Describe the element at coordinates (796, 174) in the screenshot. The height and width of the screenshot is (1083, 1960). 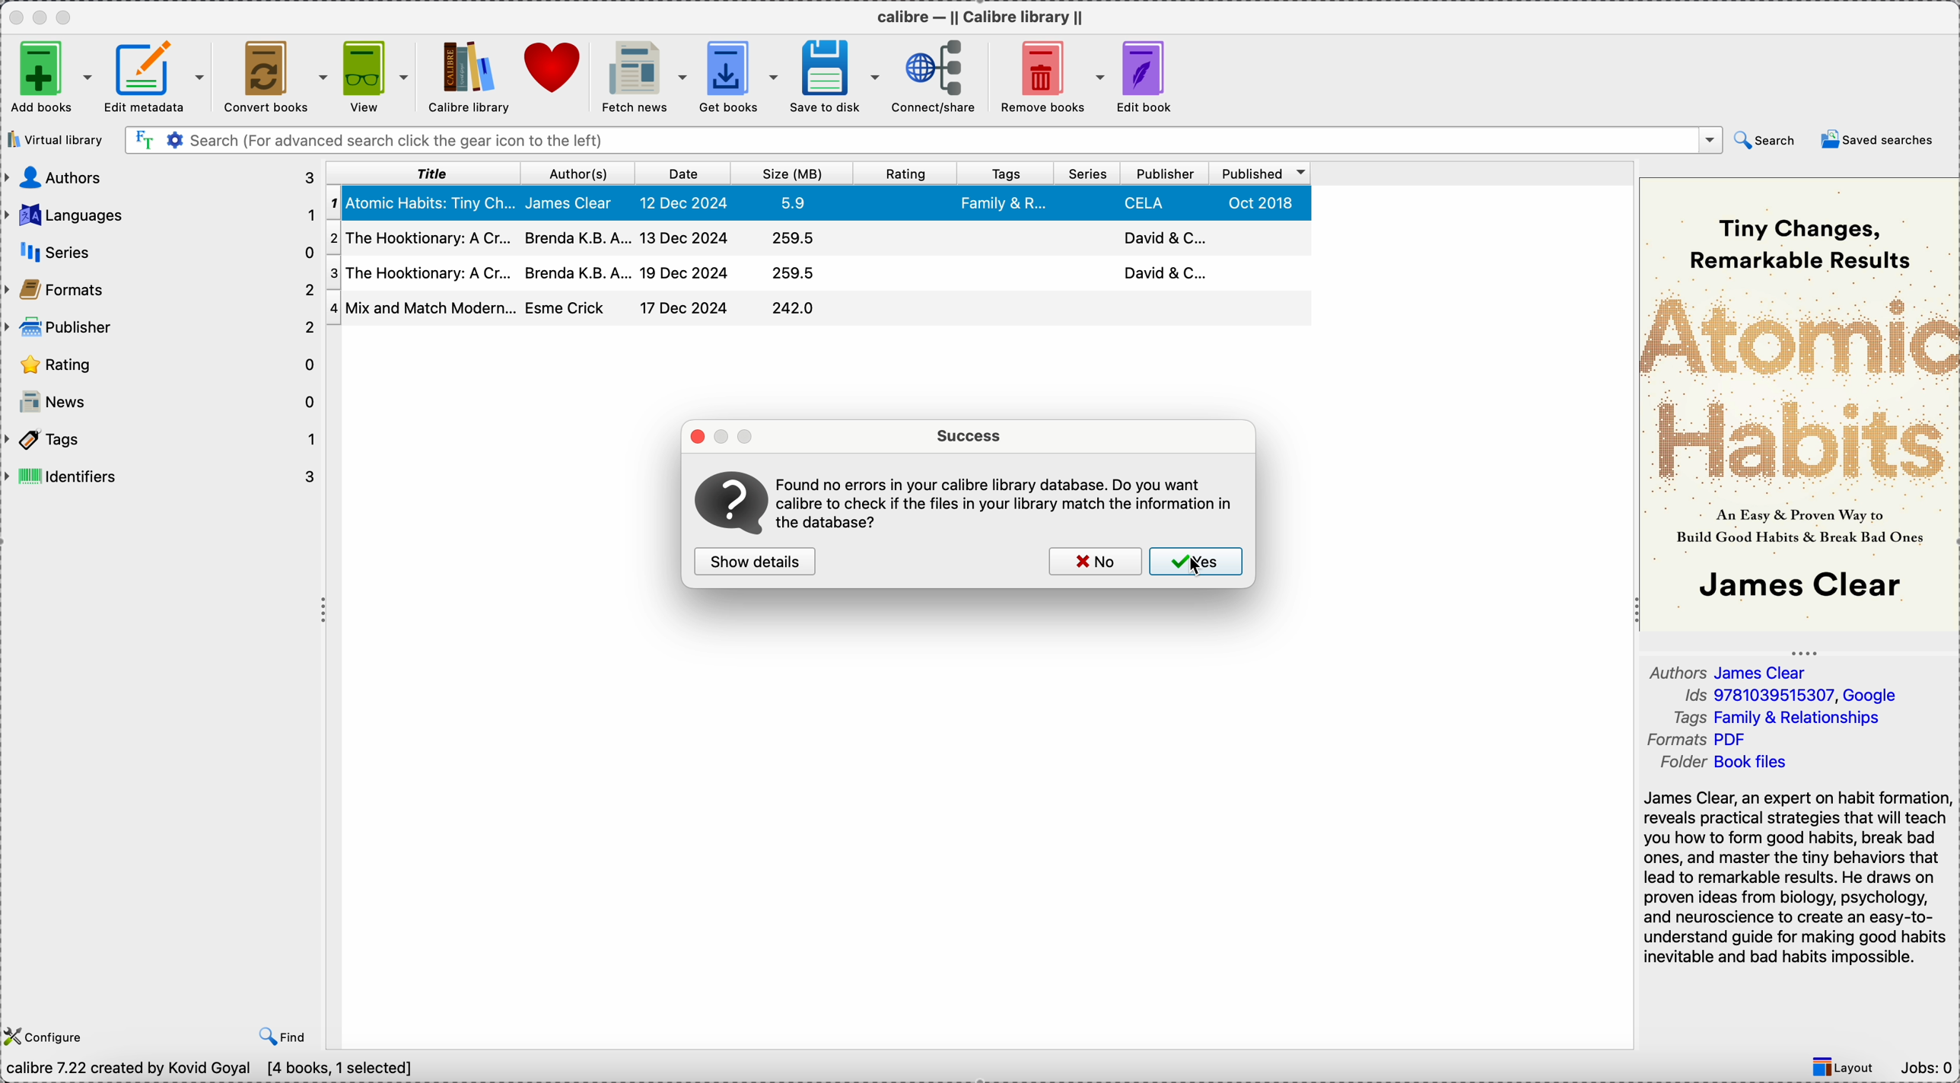
I see `size` at that location.